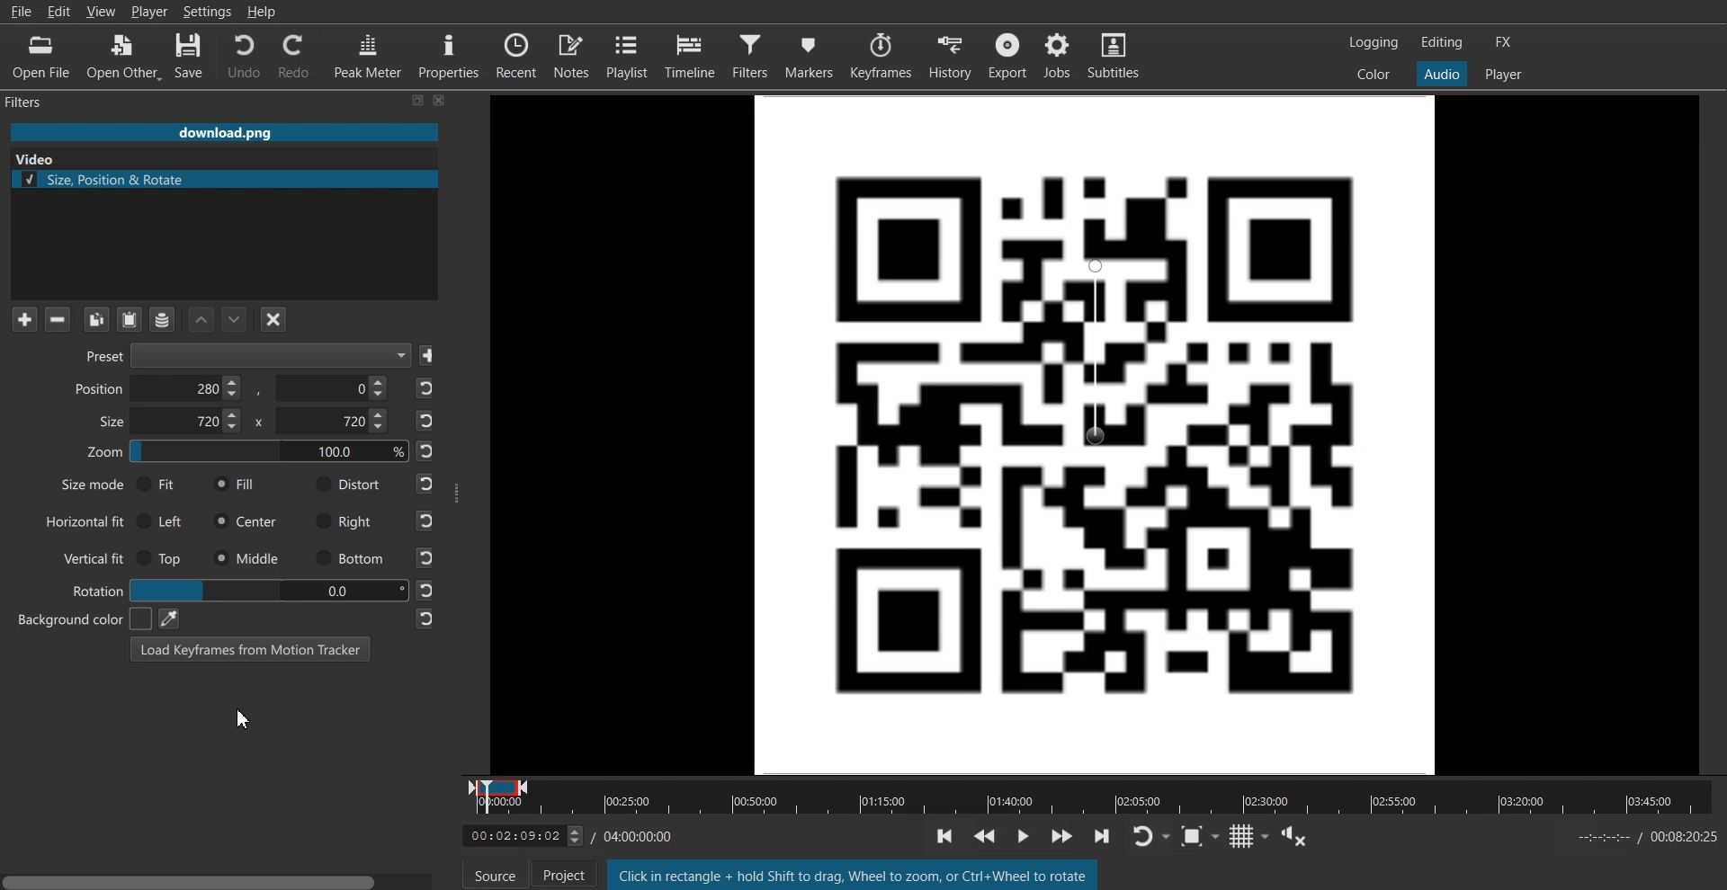 The width and height of the screenshot is (1727, 890). What do you see at coordinates (629, 55) in the screenshot?
I see `Playlist` at bounding box center [629, 55].